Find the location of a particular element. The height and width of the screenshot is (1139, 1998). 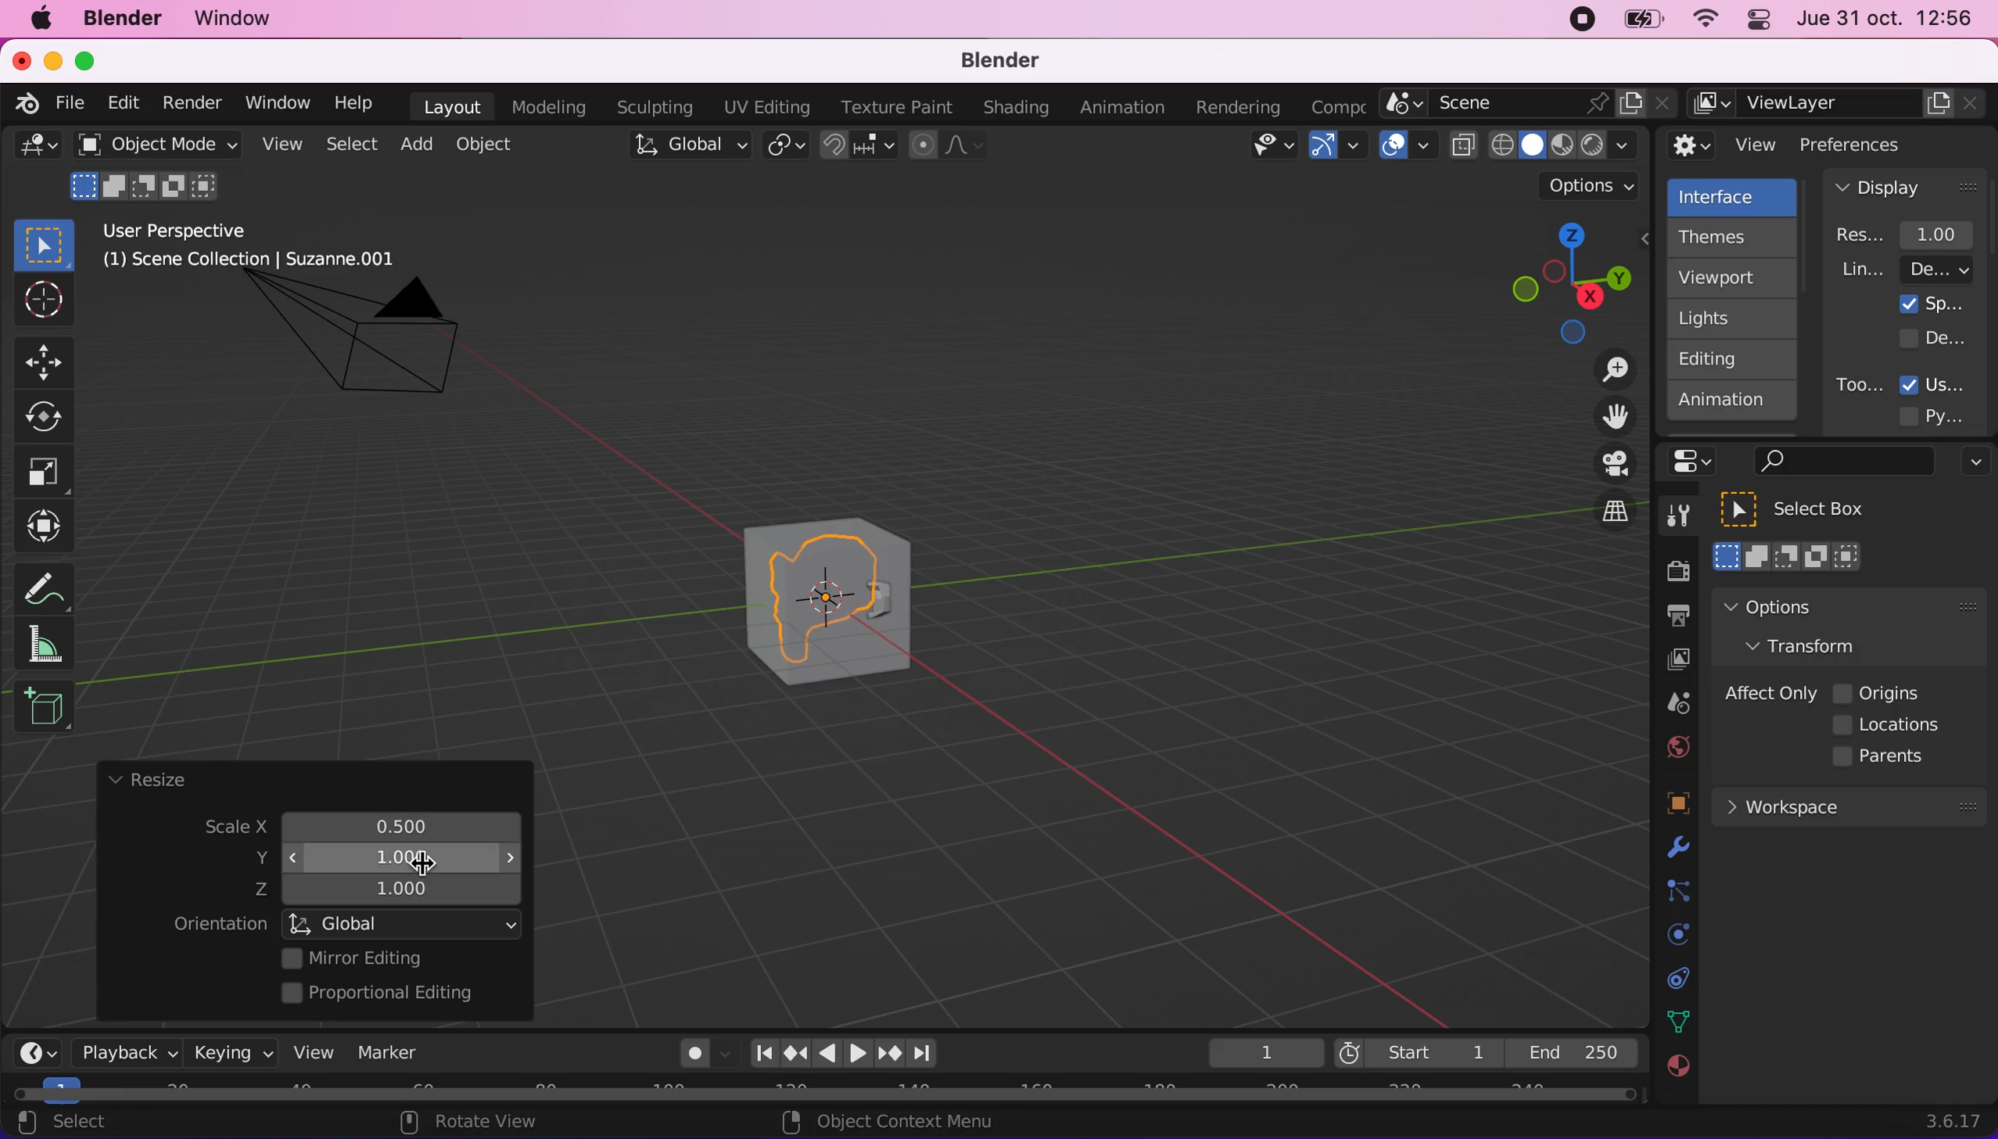

edit is located at coordinates (119, 102).